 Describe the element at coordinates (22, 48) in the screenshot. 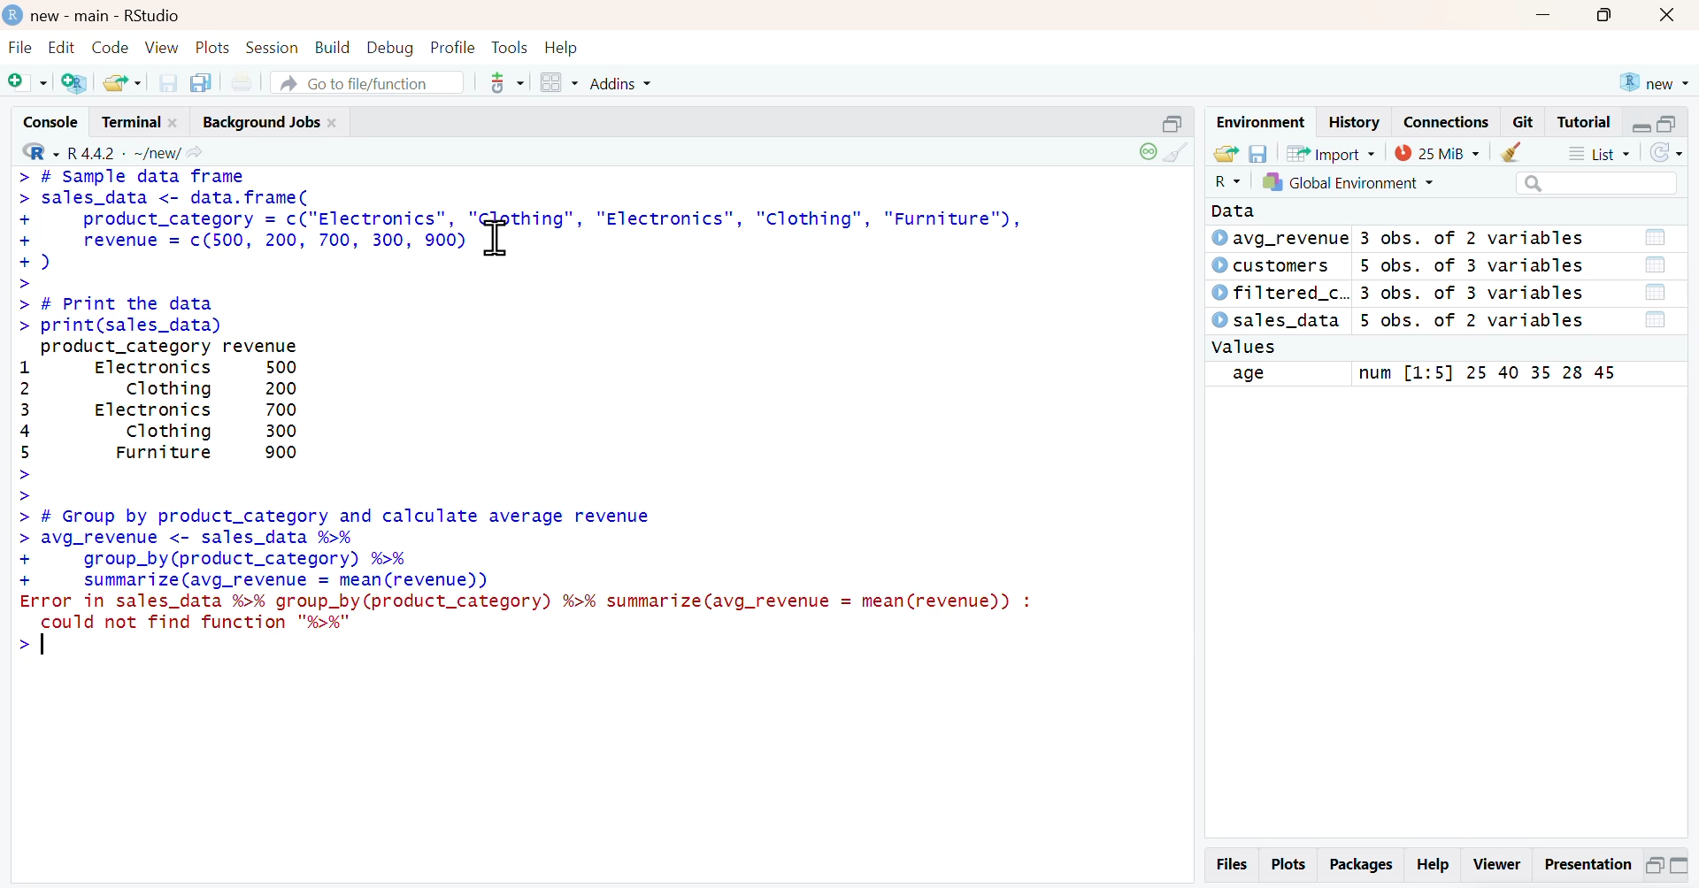

I see `File` at that location.